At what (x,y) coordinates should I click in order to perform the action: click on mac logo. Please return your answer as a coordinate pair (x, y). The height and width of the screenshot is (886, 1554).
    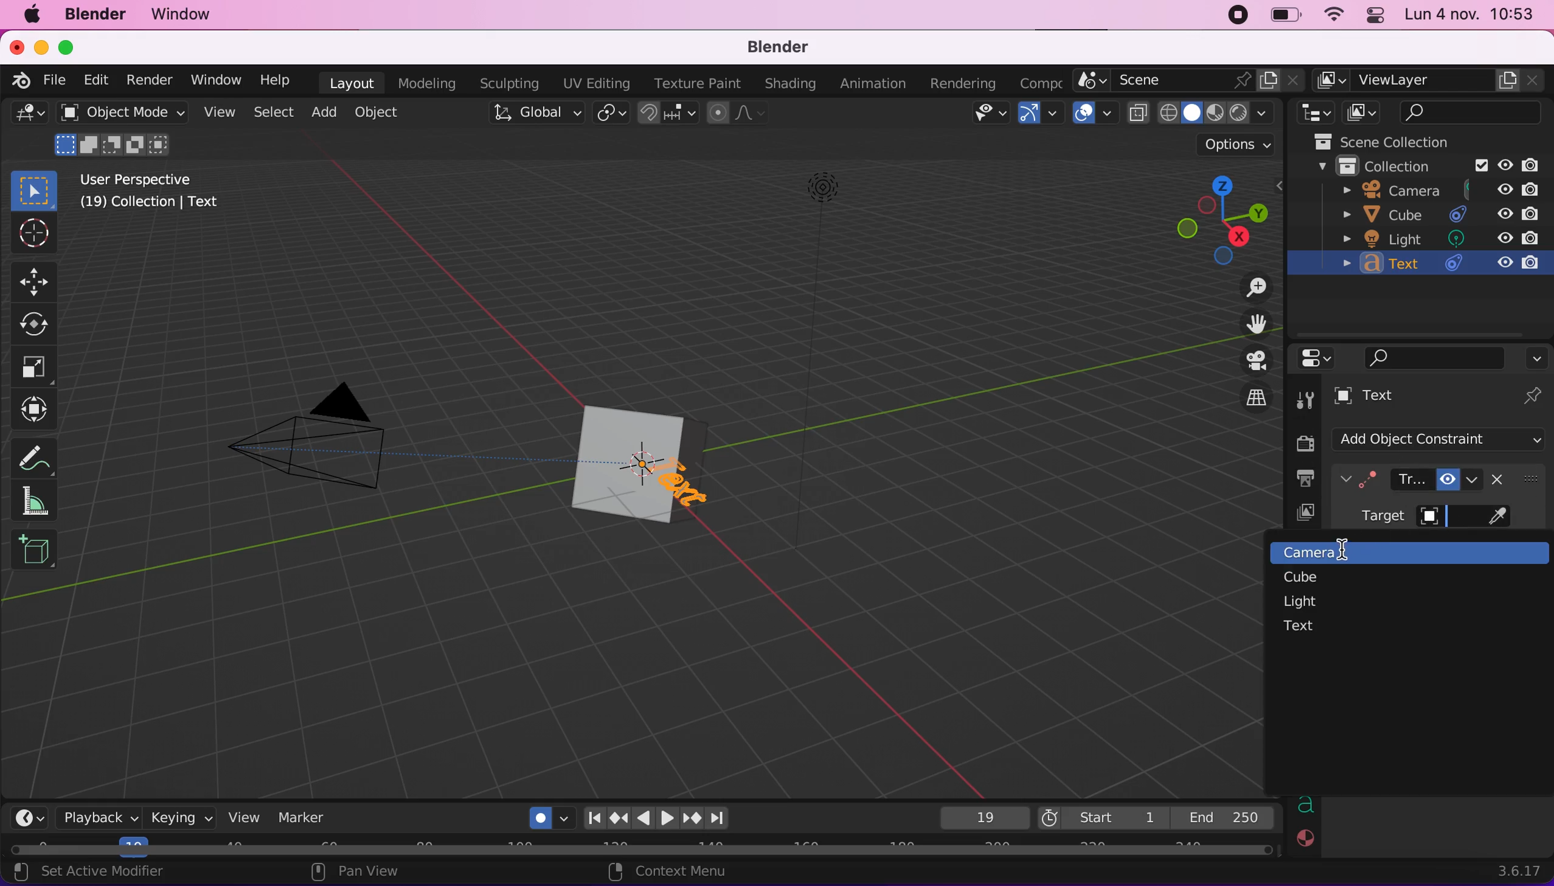
    Looking at the image, I should click on (36, 17).